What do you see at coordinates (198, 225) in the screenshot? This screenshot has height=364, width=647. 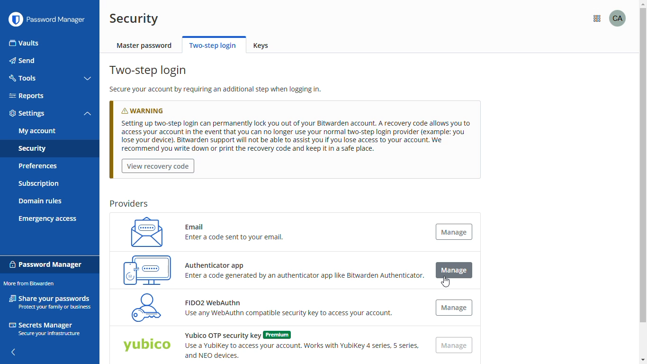 I see `Email` at bounding box center [198, 225].